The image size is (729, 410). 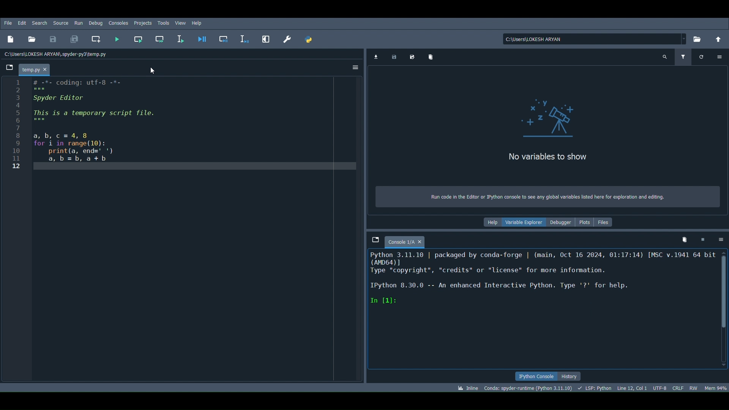 I want to click on Run current cell and go to the next one (Shift + Return), so click(x=160, y=38).